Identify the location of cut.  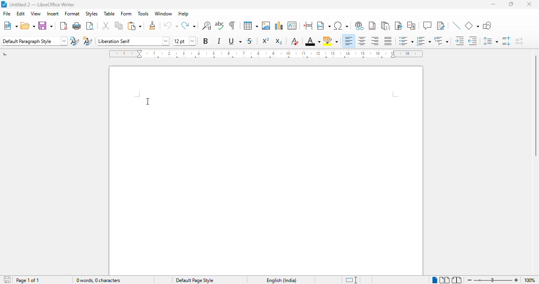
(106, 26).